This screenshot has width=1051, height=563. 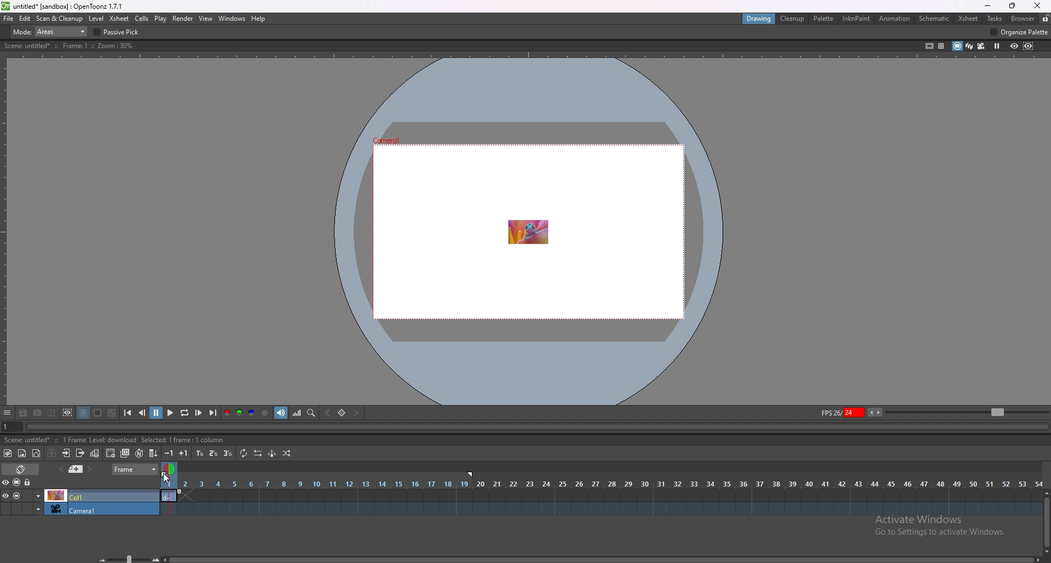 I want to click on loop, so click(x=185, y=413).